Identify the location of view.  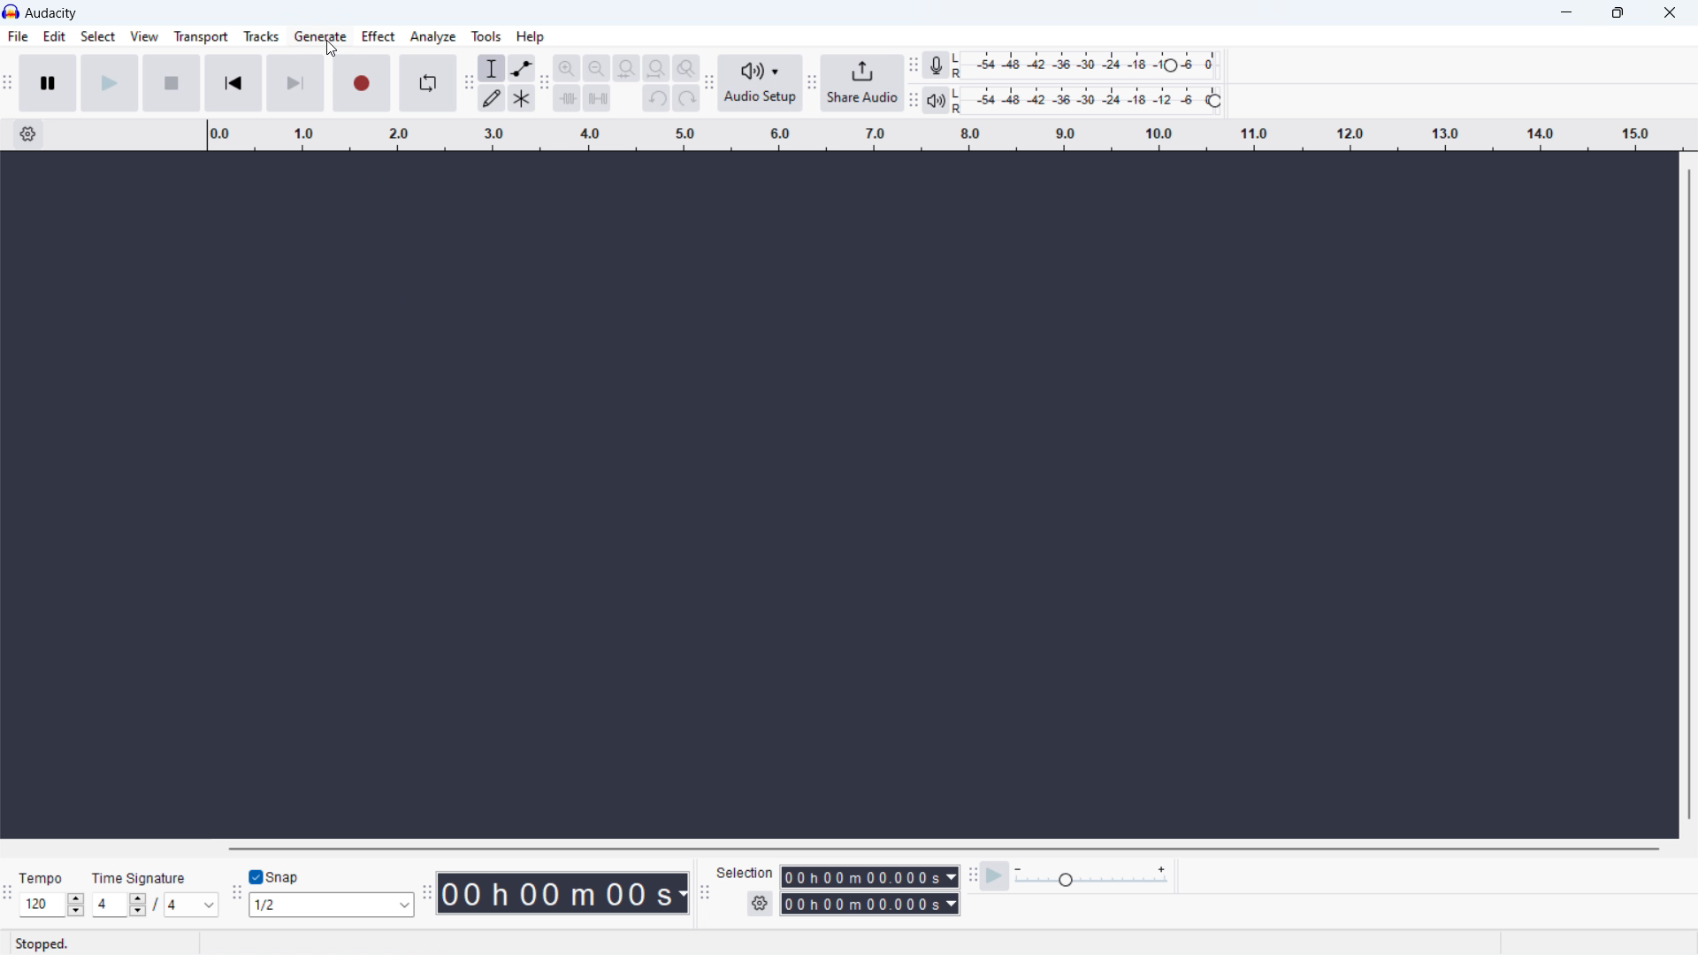
(143, 36).